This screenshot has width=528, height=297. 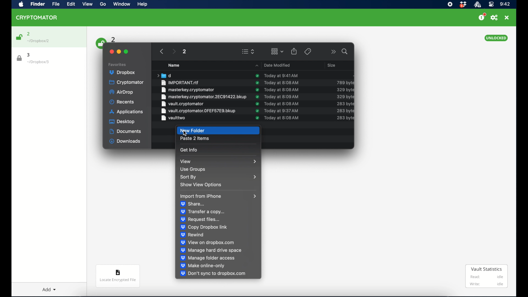 I want to click on next, so click(x=174, y=51).